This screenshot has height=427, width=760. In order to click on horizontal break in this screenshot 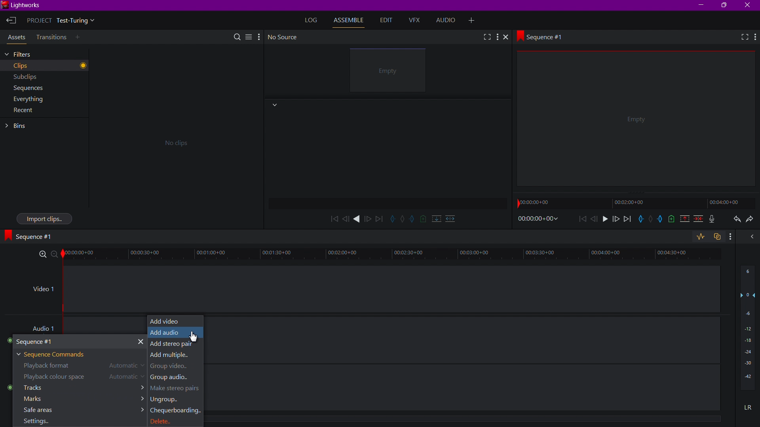, I will do `click(448, 218)`.